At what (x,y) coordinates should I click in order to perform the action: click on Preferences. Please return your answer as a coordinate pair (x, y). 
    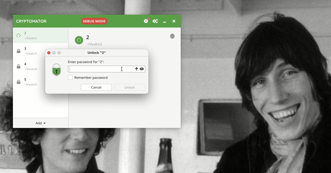
    Looking at the image, I should click on (155, 21).